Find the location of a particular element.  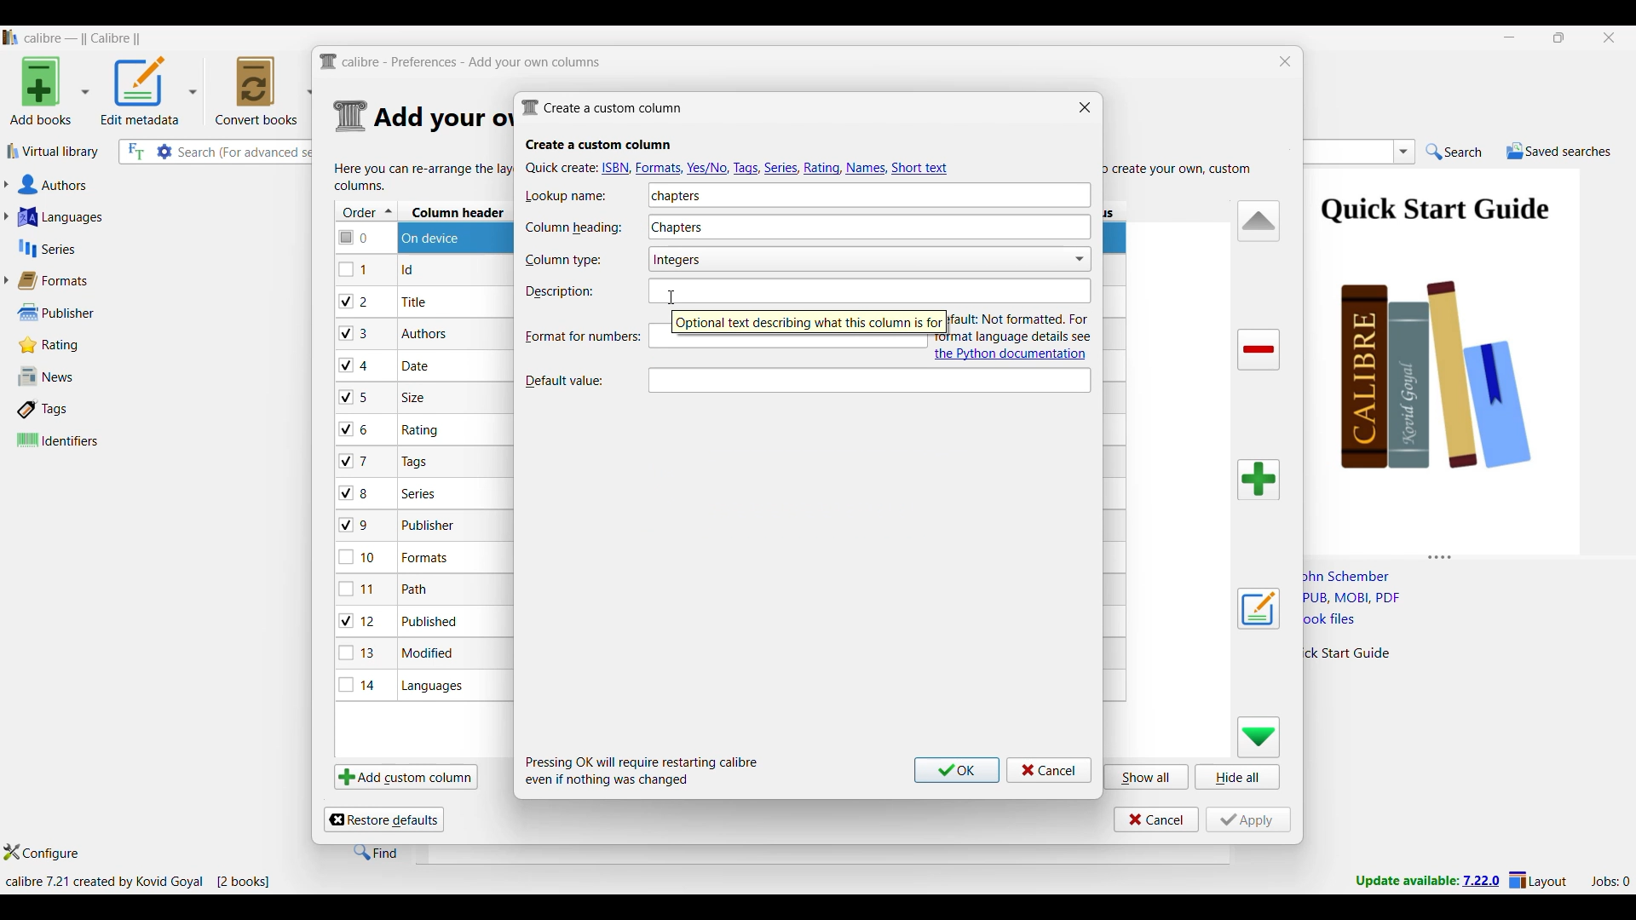

checkbox - 14 is located at coordinates (358, 684).